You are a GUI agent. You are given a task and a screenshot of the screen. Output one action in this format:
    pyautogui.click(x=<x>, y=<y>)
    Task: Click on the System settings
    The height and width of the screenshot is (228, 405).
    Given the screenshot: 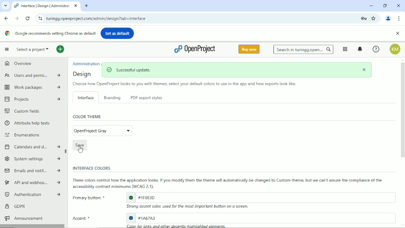 What is the action you would take?
    pyautogui.click(x=32, y=159)
    